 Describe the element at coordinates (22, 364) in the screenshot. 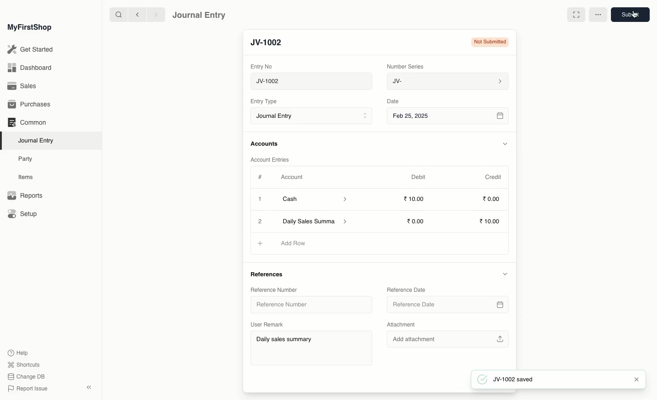

I see `Shortcuts` at that location.